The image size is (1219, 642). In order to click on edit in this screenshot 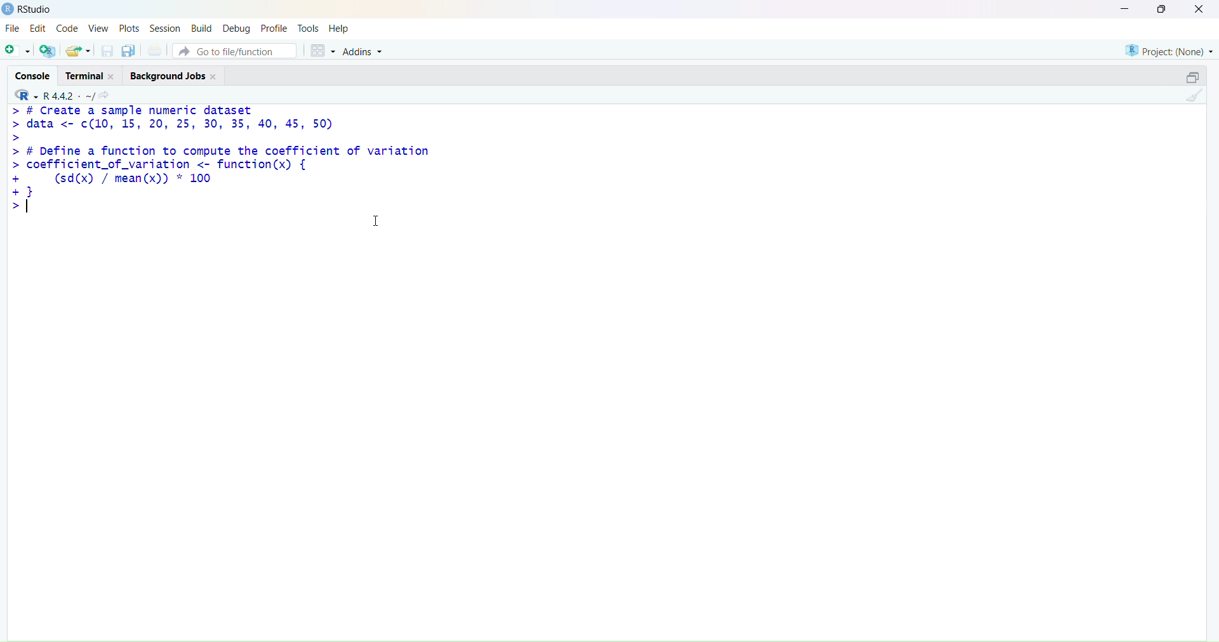, I will do `click(38, 28)`.